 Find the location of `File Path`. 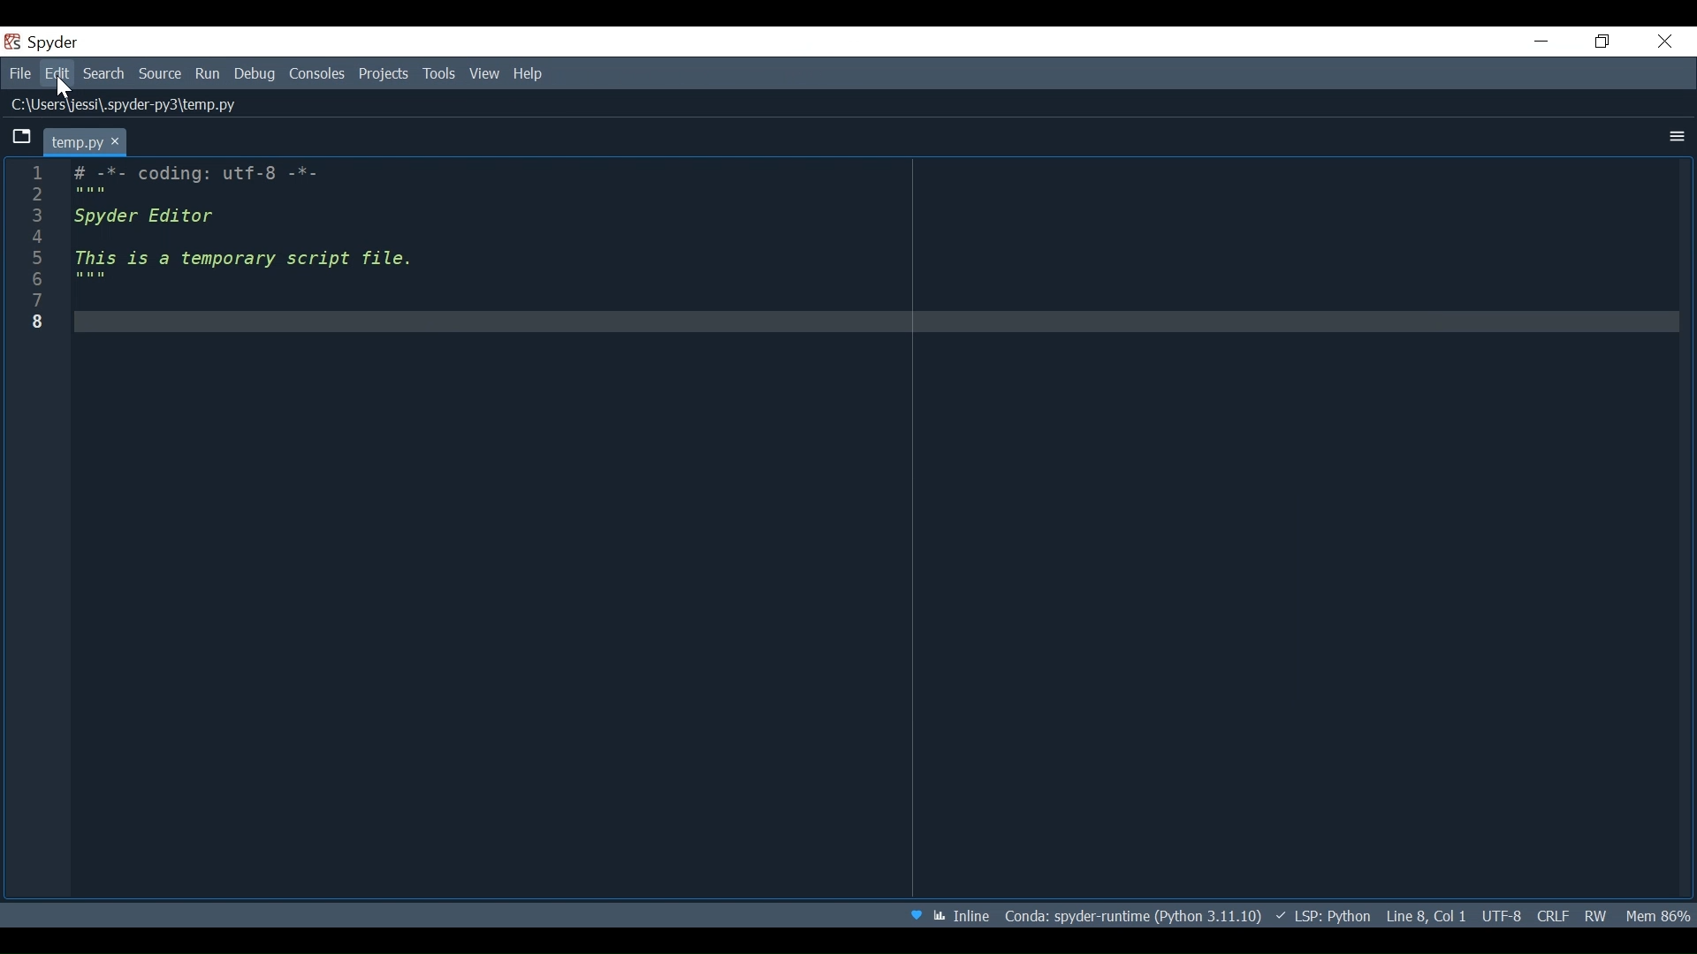

File Path is located at coordinates (1131, 914).